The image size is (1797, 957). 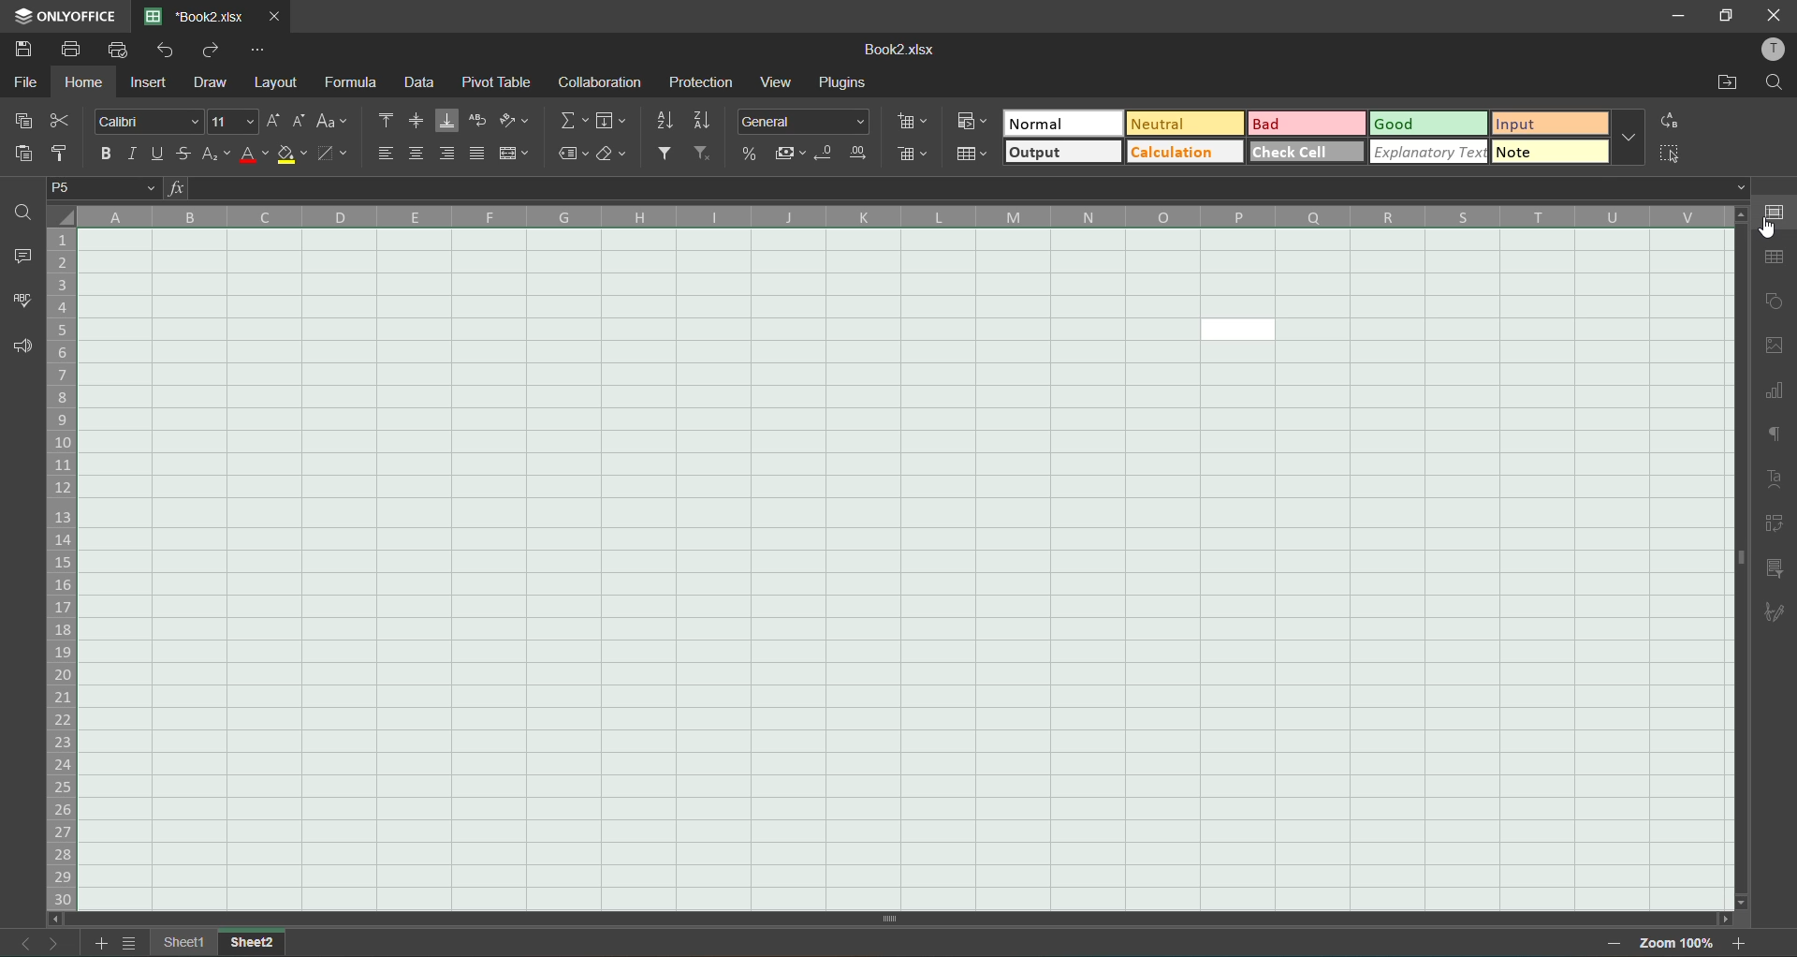 I want to click on justified, so click(x=481, y=155).